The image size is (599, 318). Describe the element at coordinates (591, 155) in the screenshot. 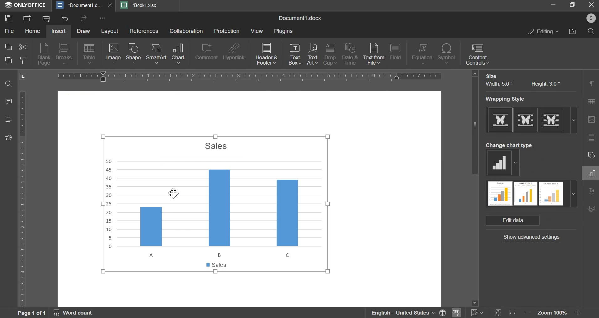

I see `Bar/Column Chart Tool` at that location.